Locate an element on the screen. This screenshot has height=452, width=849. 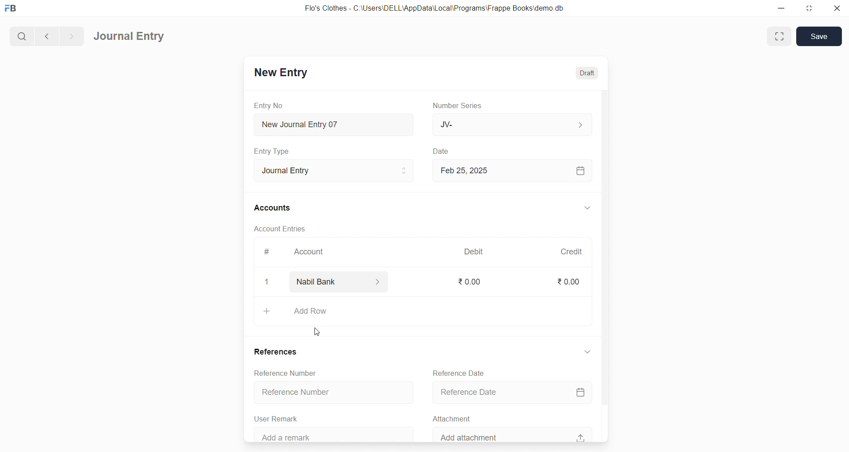
Accounts is located at coordinates (273, 209).